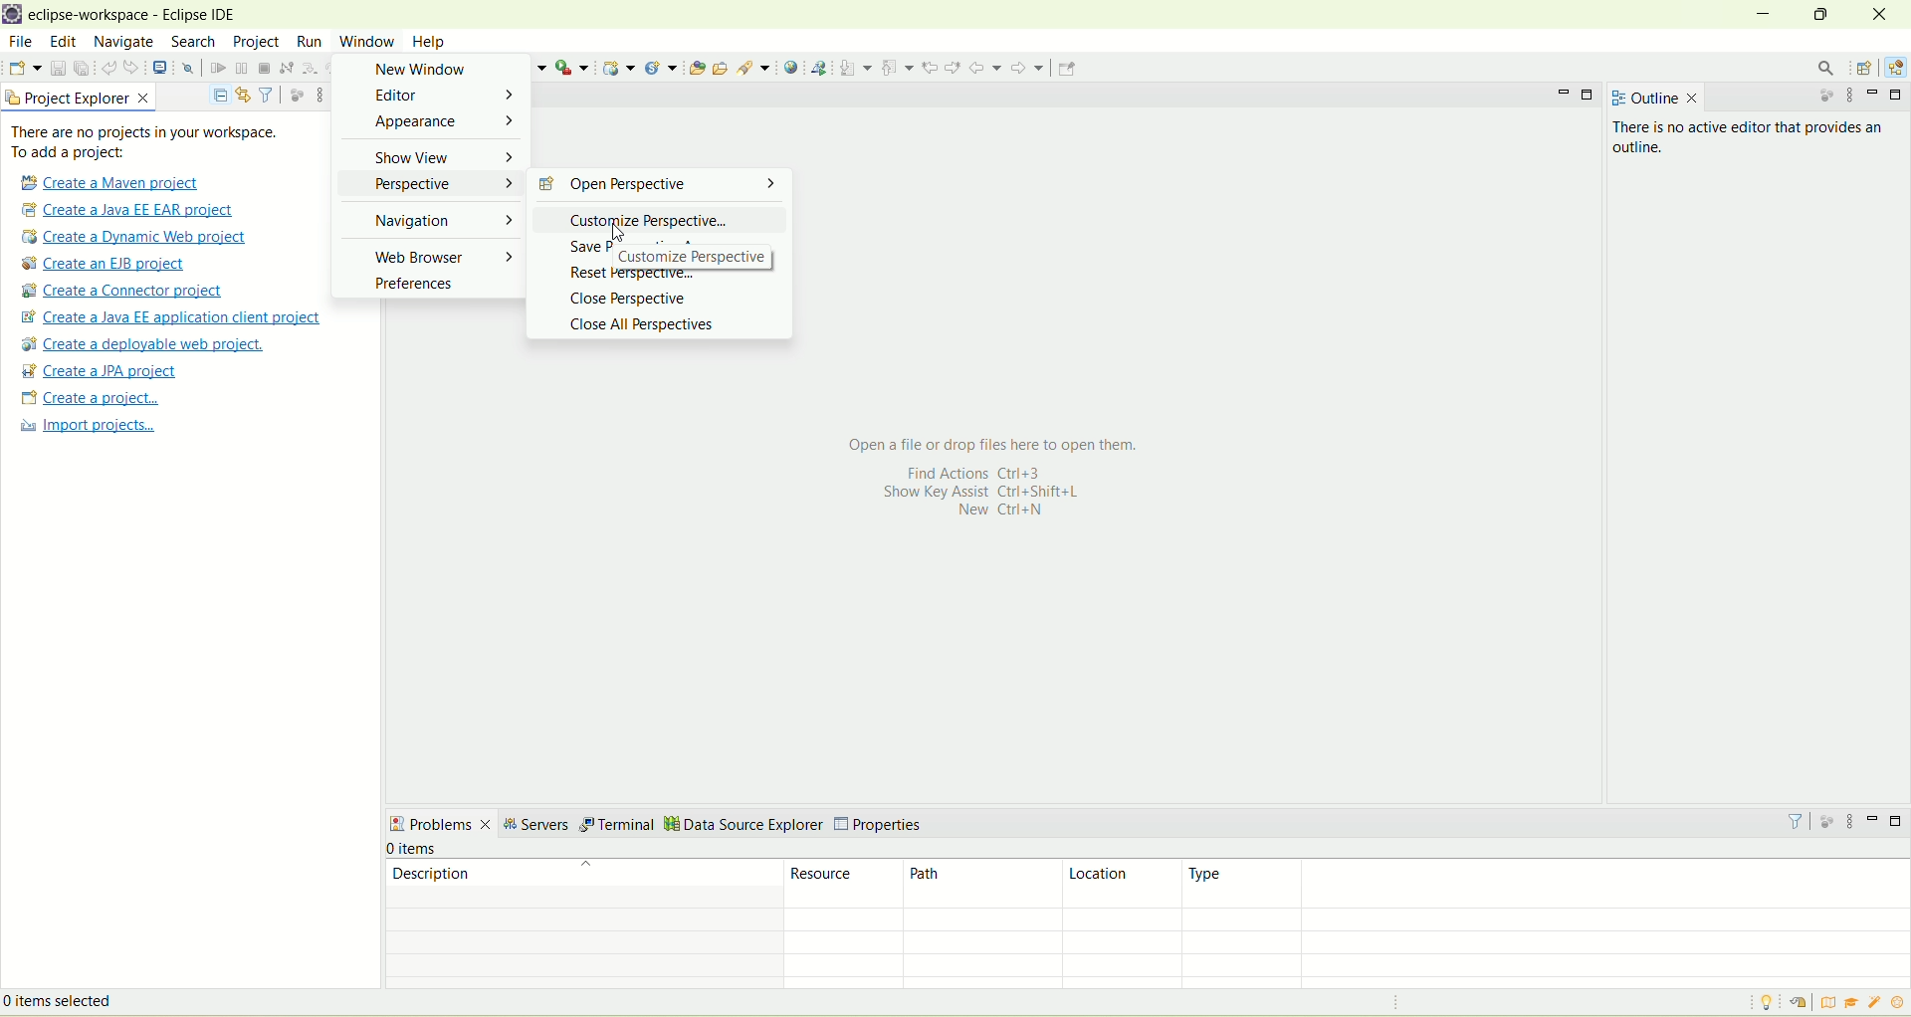 This screenshot has width=1911, height=1017. I want to click on search, so click(1828, 69).